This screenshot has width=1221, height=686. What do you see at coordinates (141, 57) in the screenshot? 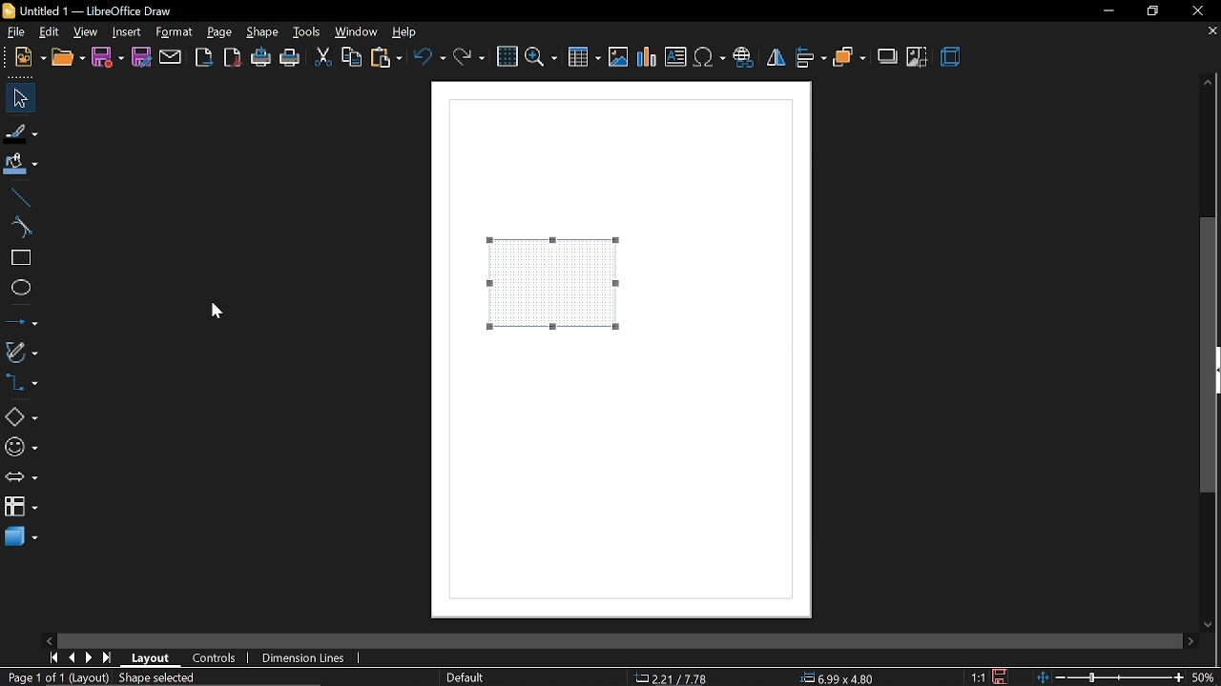
I see `save as` at bounding box center [141, 57].